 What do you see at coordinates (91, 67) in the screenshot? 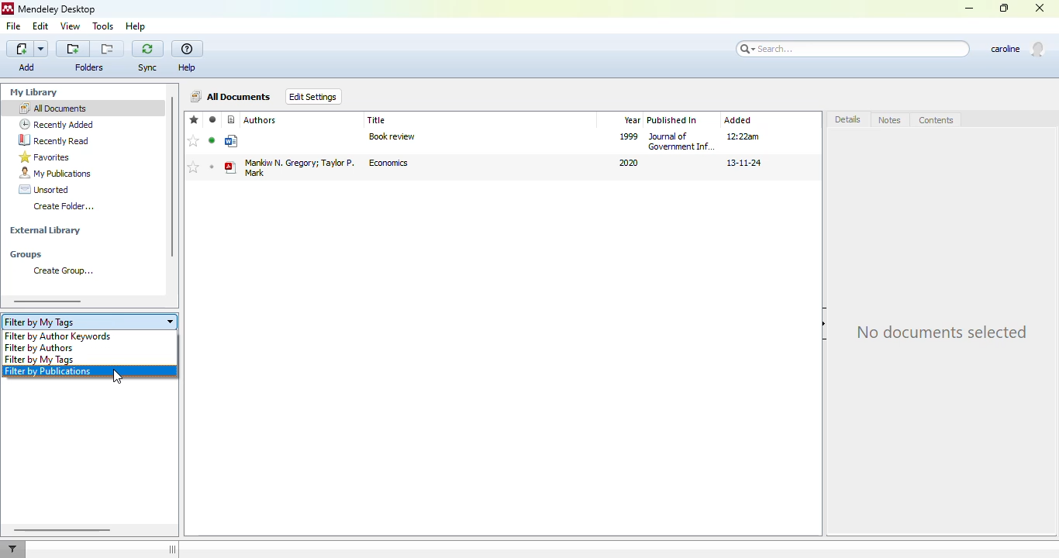
I see `folders` at bounding box center [91, 67].